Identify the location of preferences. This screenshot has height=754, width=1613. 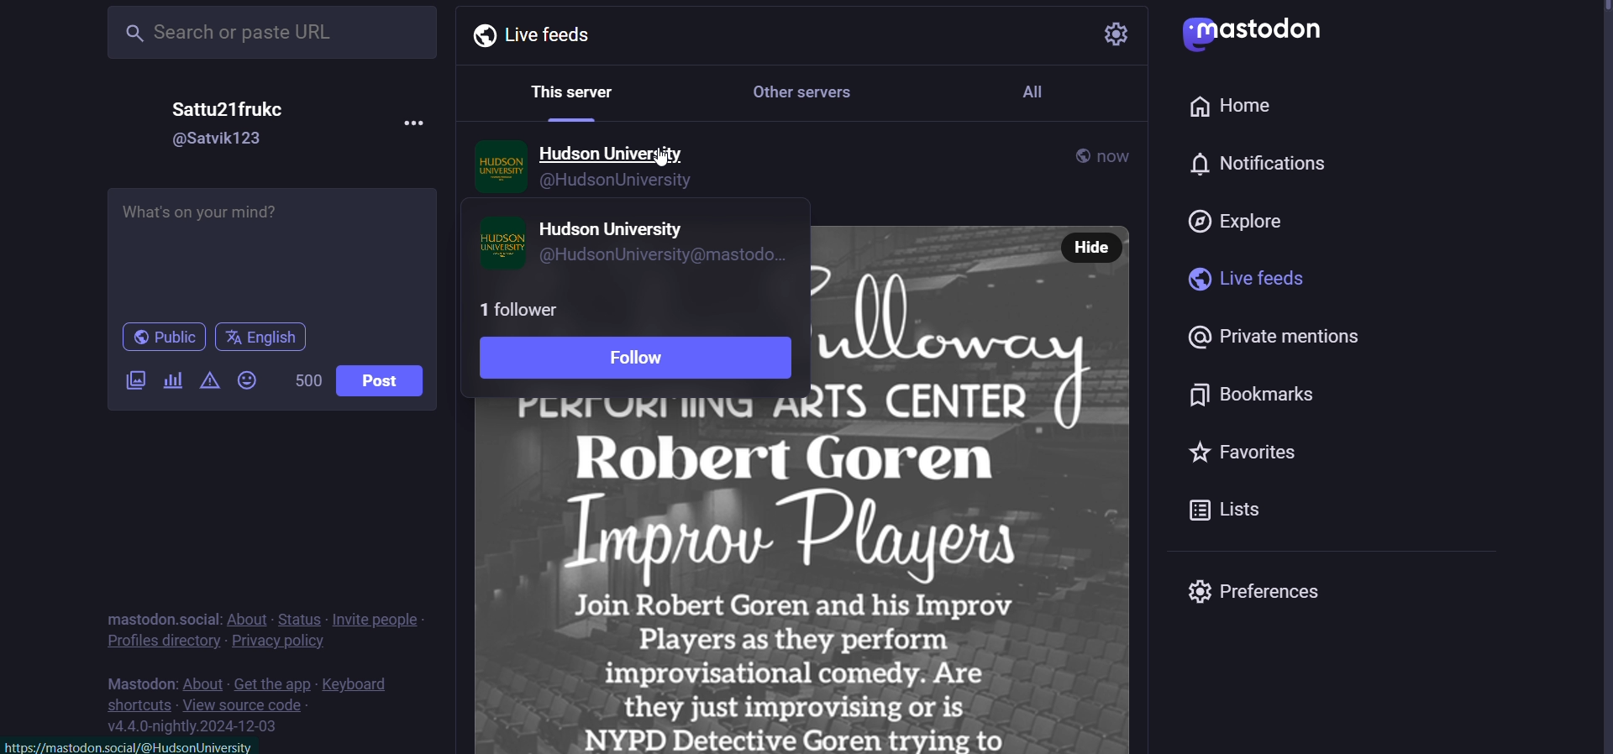
(1249, 588).